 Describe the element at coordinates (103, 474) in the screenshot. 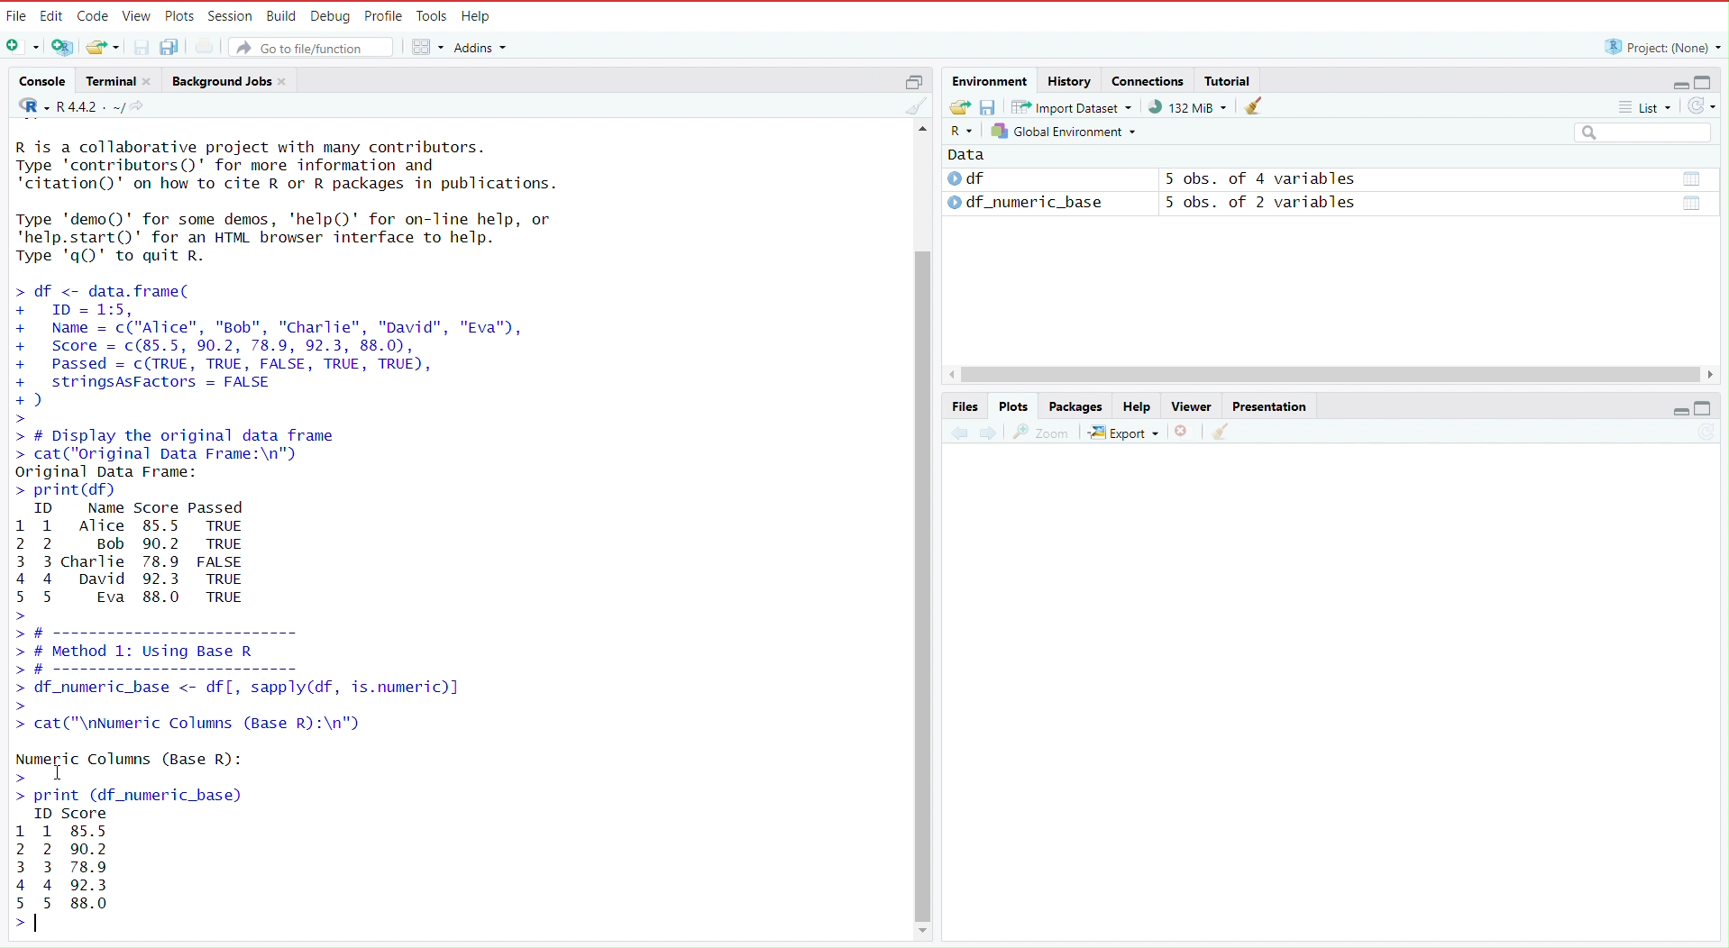

I see `original Data frame:` at that location.